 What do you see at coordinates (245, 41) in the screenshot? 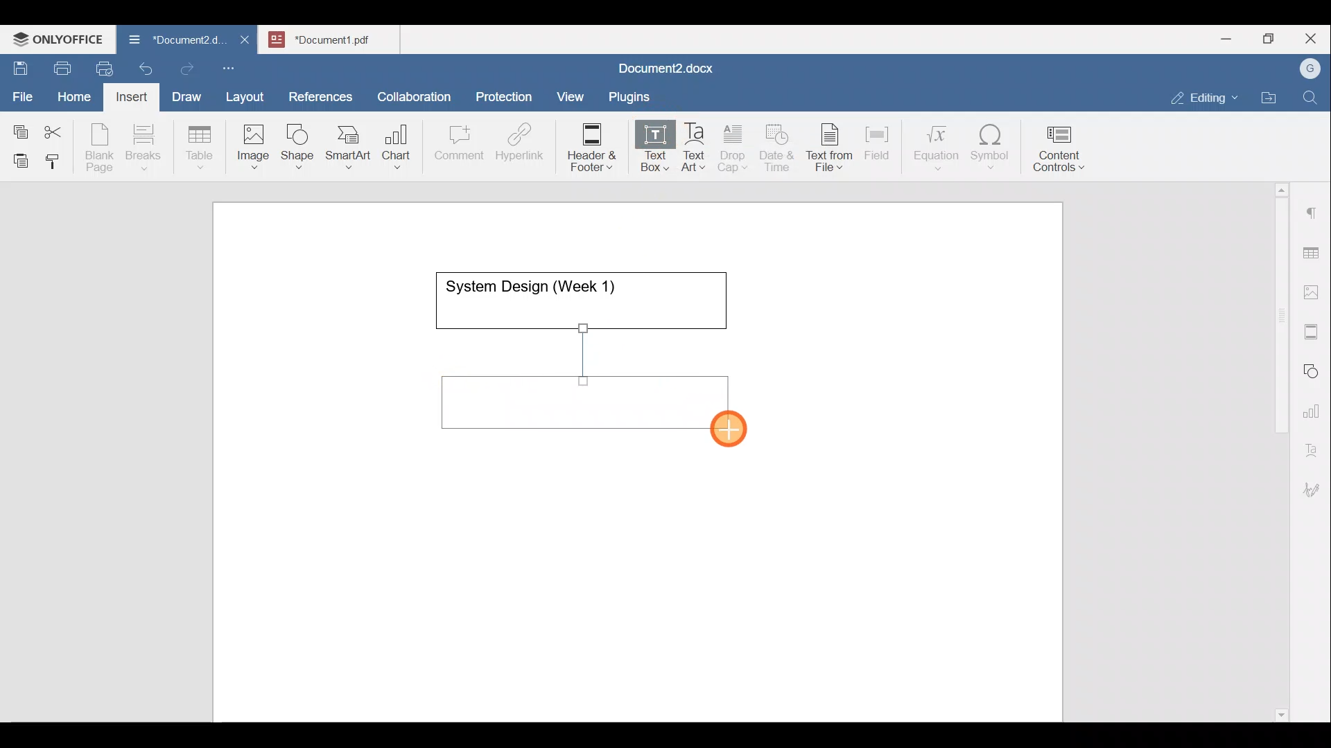
I see `Close document` at bounding box center [245, 41].